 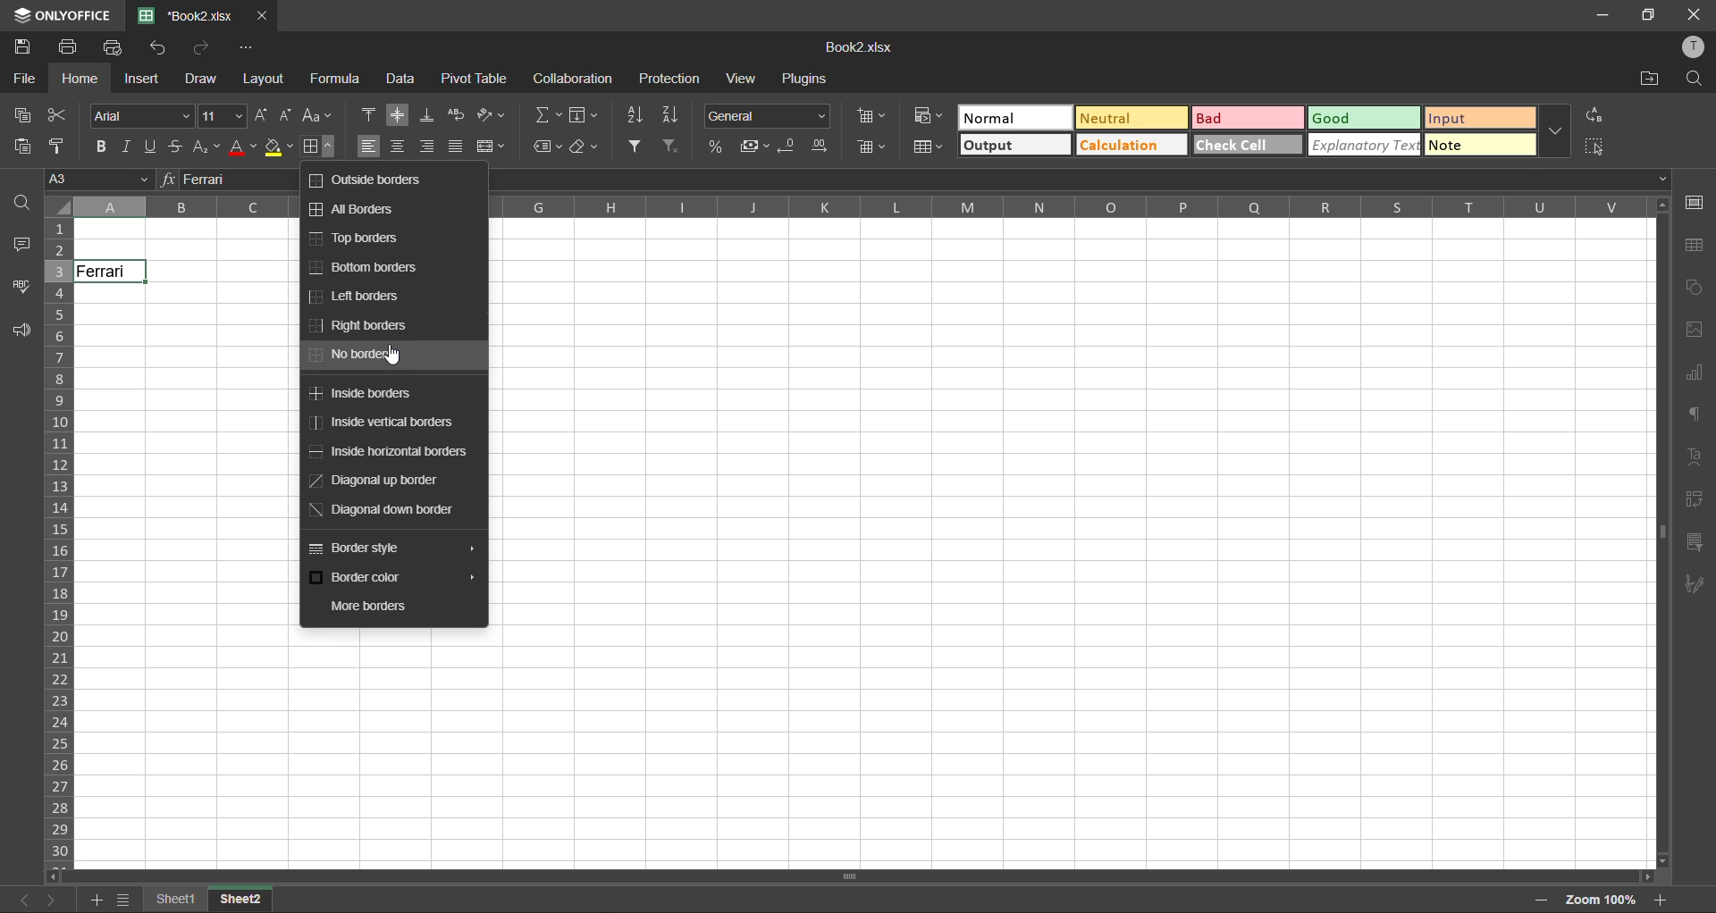 I want to click on input, so click(x=1481, y=118).